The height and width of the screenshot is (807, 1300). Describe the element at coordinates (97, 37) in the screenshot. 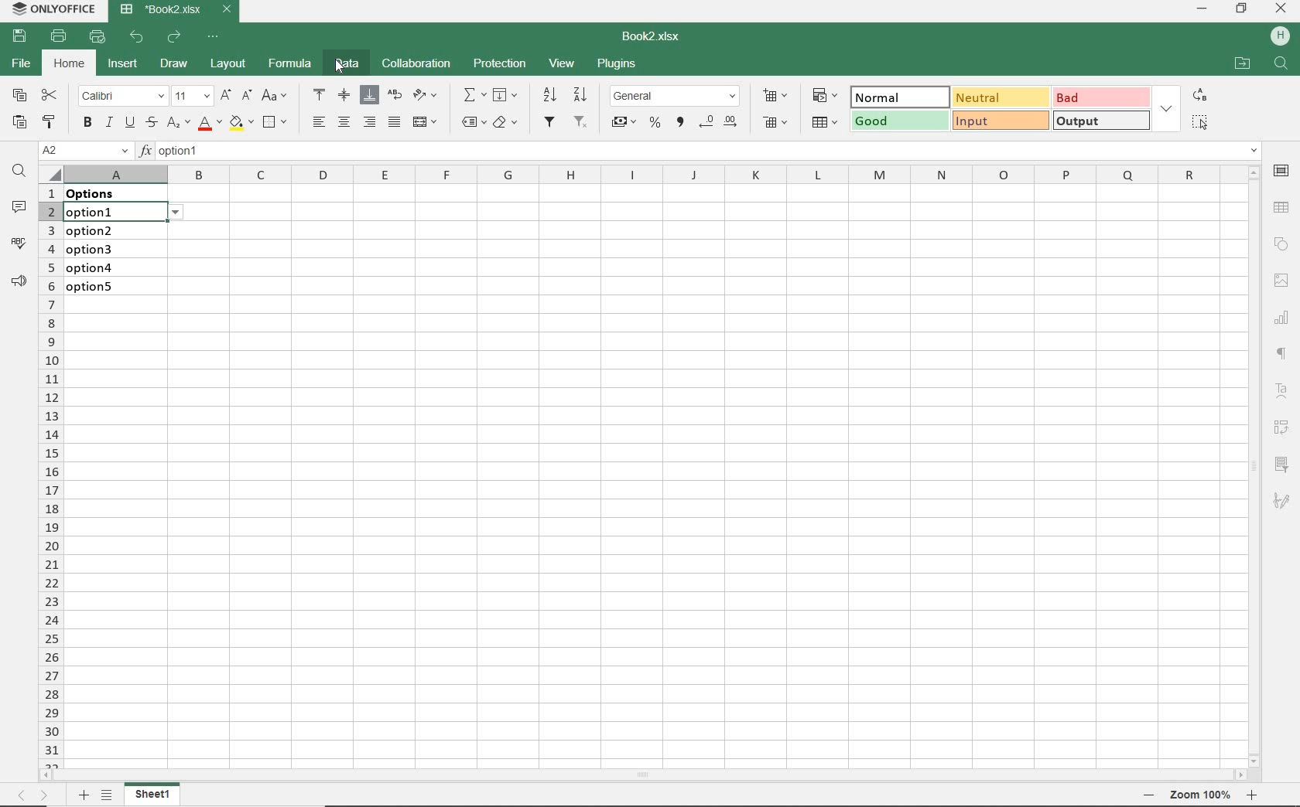

I see `QUICK PRINT` at that location.